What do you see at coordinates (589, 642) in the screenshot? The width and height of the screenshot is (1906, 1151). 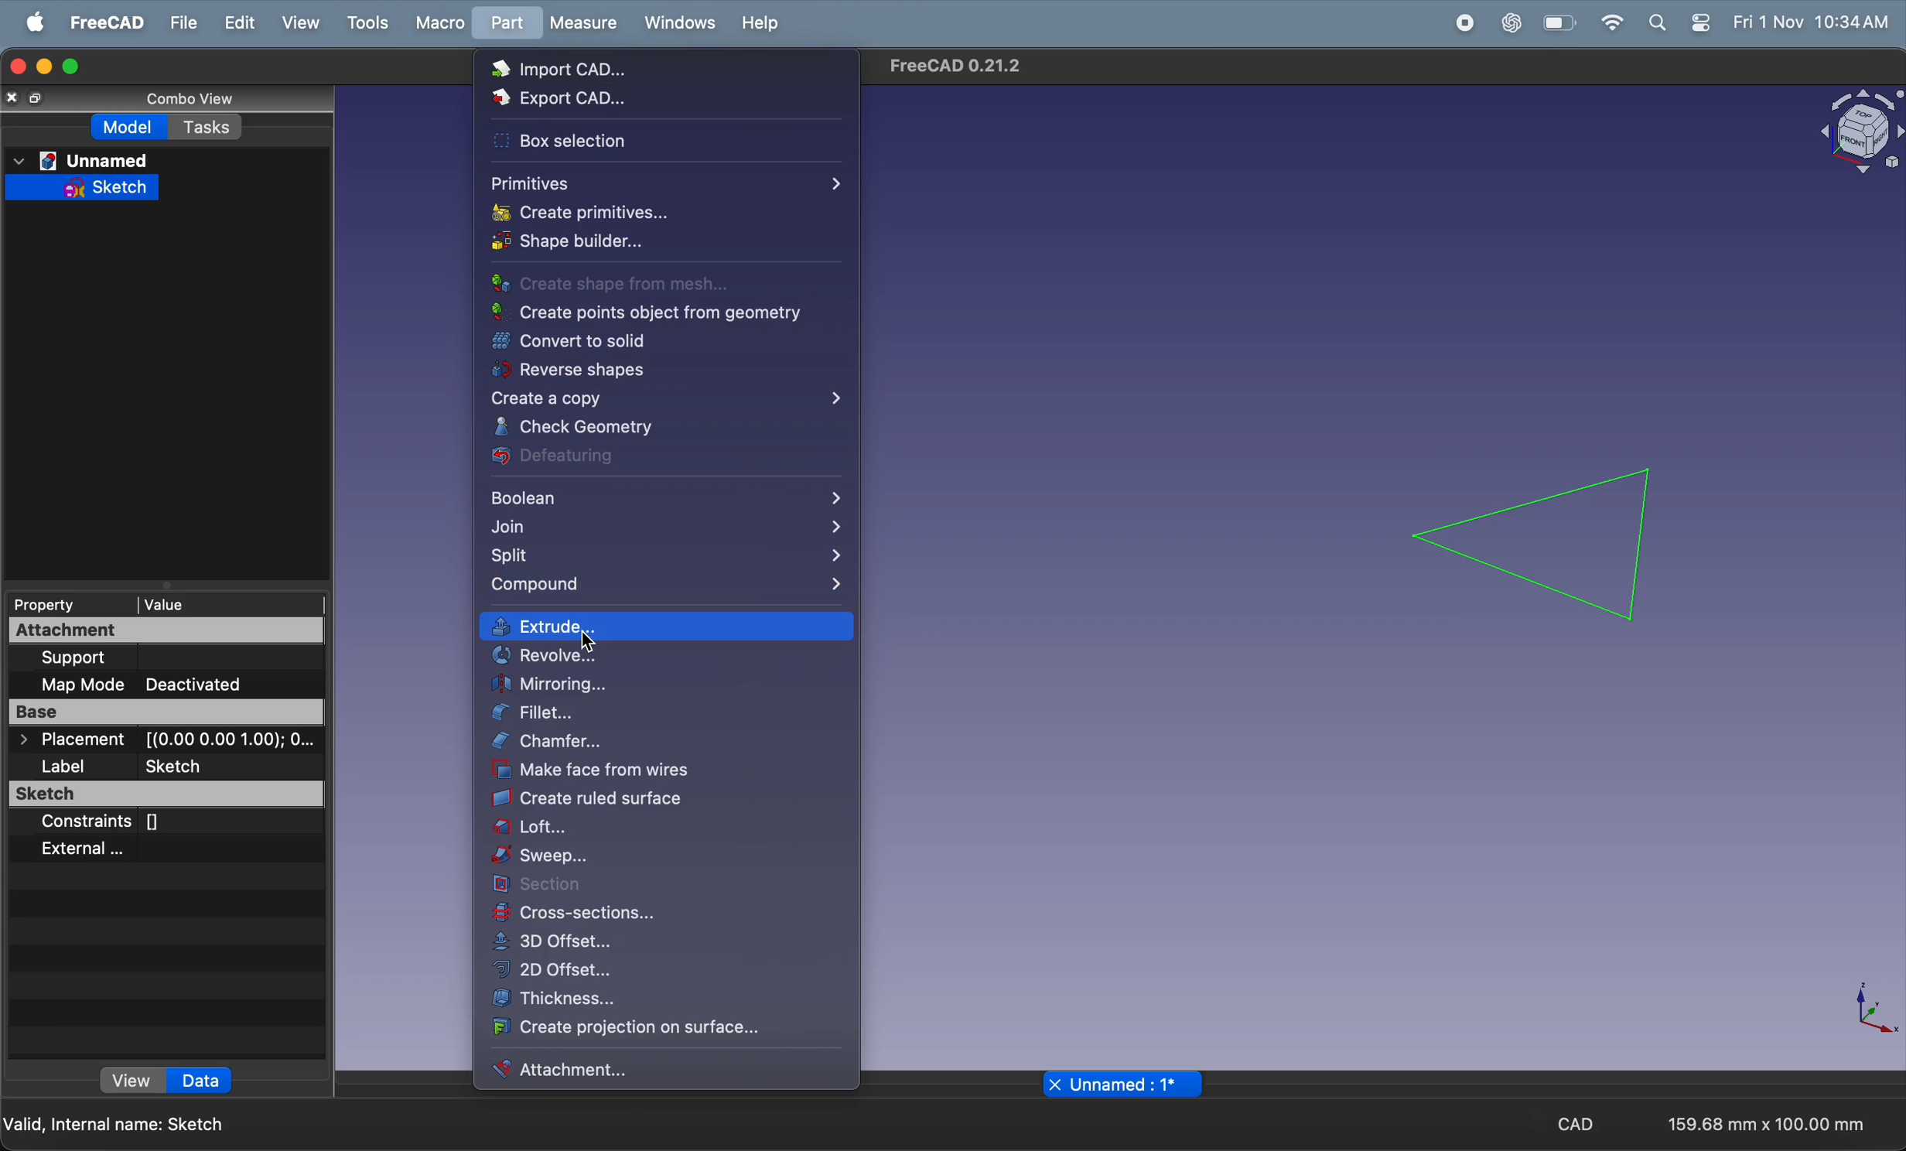 I see `cursor` at bounding box center [589, 642].